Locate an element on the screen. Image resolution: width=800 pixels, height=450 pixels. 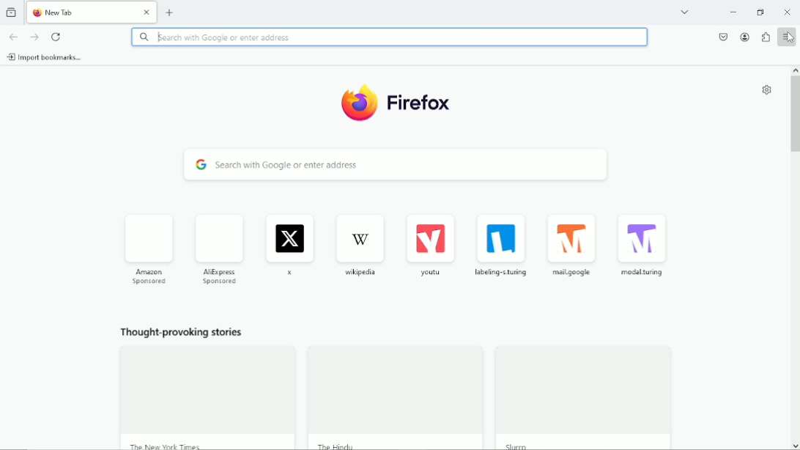
Vertical scrollbar is located at coordinates (795, 118).